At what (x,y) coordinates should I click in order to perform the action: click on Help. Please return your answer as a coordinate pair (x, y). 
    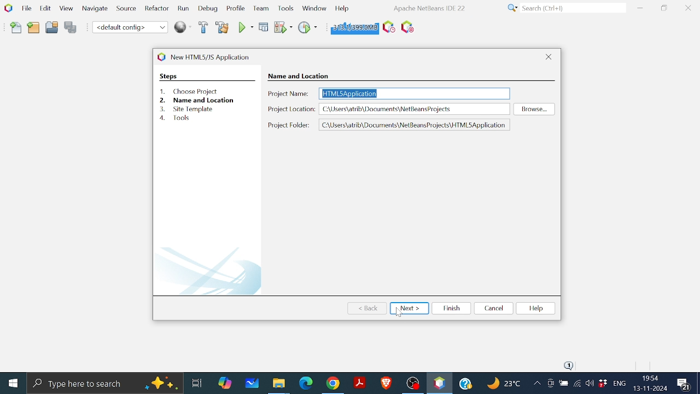
    Looking at the image, I should click on (535, 308).